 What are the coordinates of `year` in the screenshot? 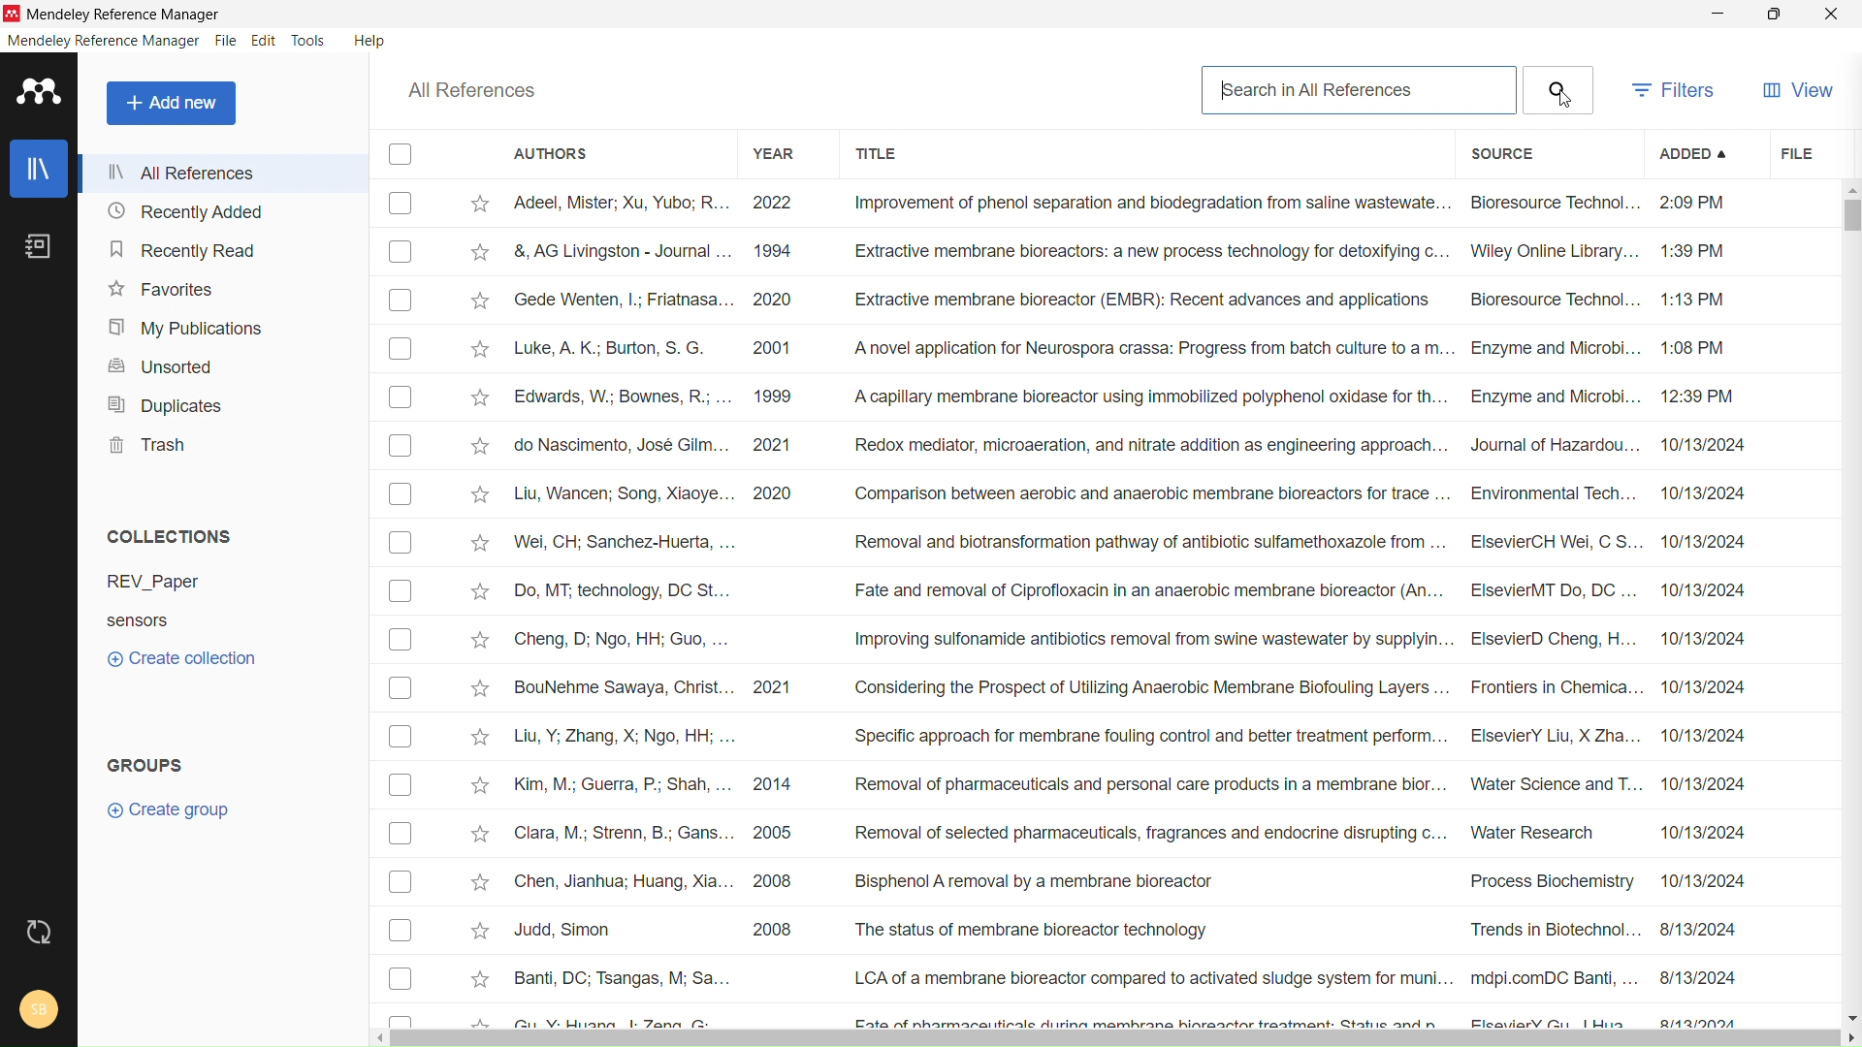 It's located at (778, 153).